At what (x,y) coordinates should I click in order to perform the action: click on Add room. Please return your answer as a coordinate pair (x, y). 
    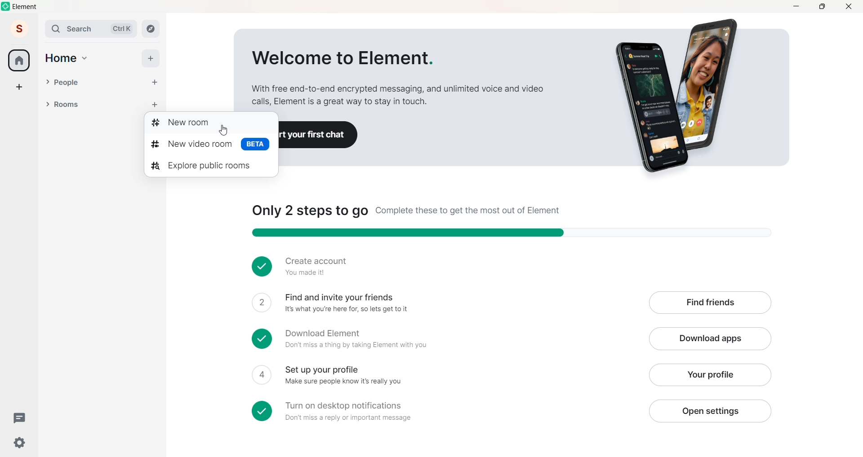
    Looking at the image, I should click on (157, 103).